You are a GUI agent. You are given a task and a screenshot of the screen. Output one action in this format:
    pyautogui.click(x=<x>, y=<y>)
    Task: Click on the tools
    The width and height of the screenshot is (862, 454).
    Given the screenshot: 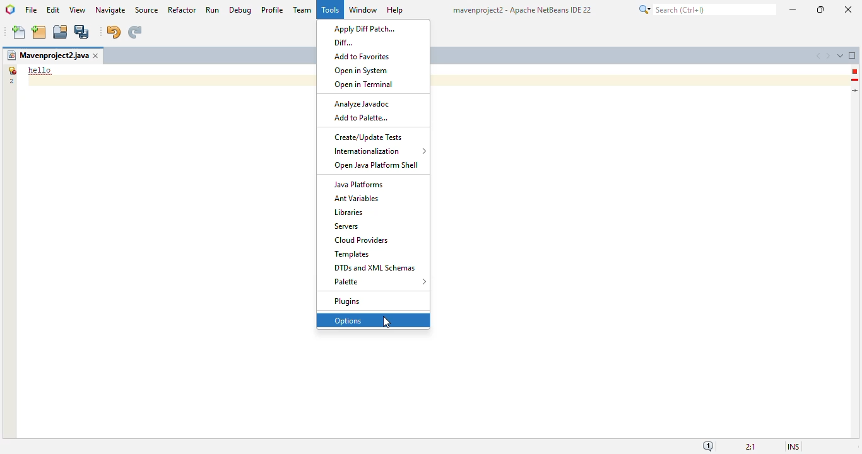 What is the action you would take?
    pyautogui.click(x=330, y=9)
    